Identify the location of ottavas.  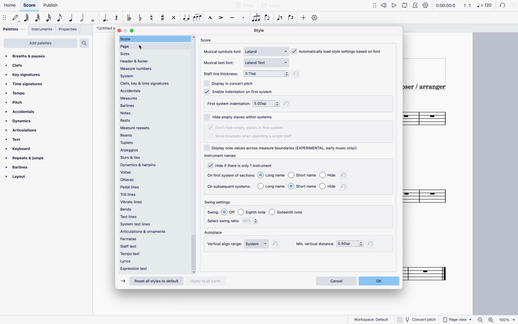
(153, 180).